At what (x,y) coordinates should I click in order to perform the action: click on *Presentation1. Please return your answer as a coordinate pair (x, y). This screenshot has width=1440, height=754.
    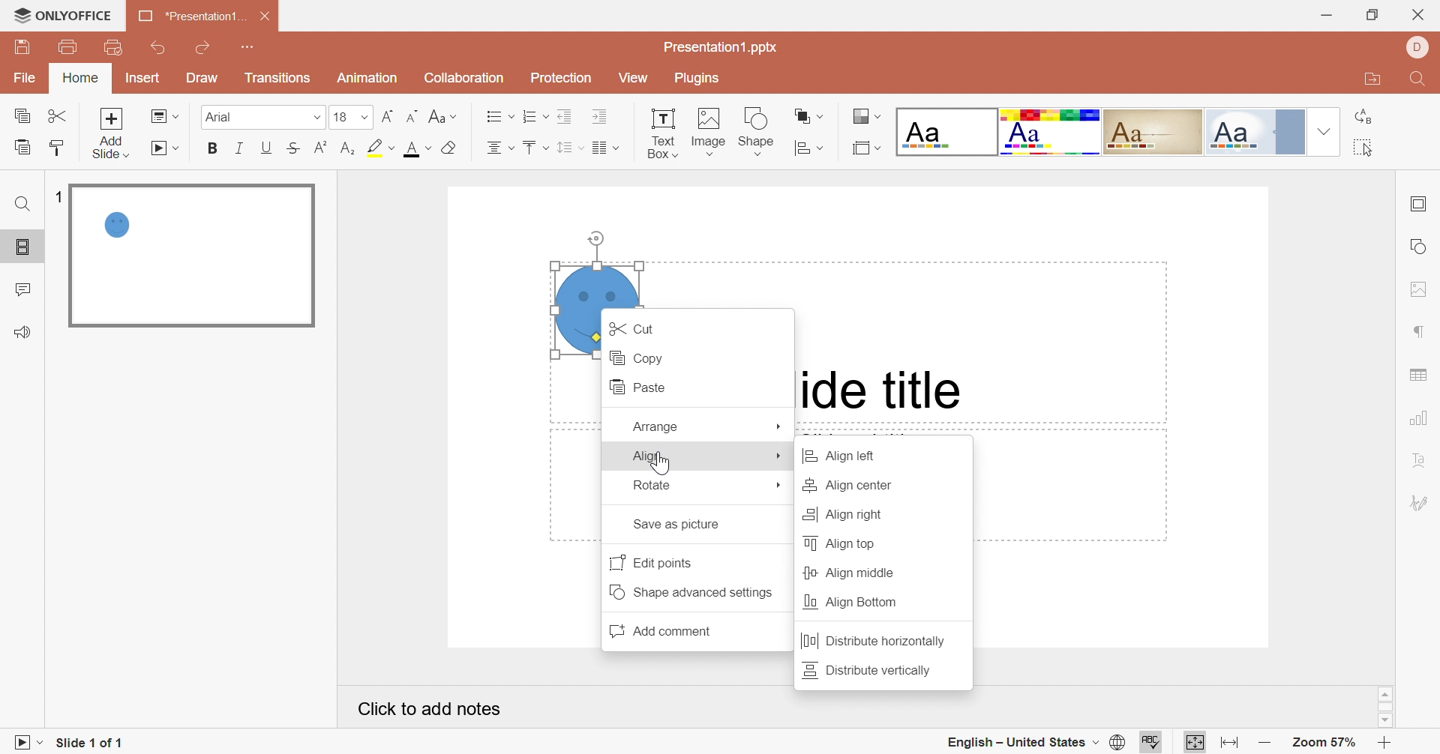
    Looking at the image, I should click on (190, 18).